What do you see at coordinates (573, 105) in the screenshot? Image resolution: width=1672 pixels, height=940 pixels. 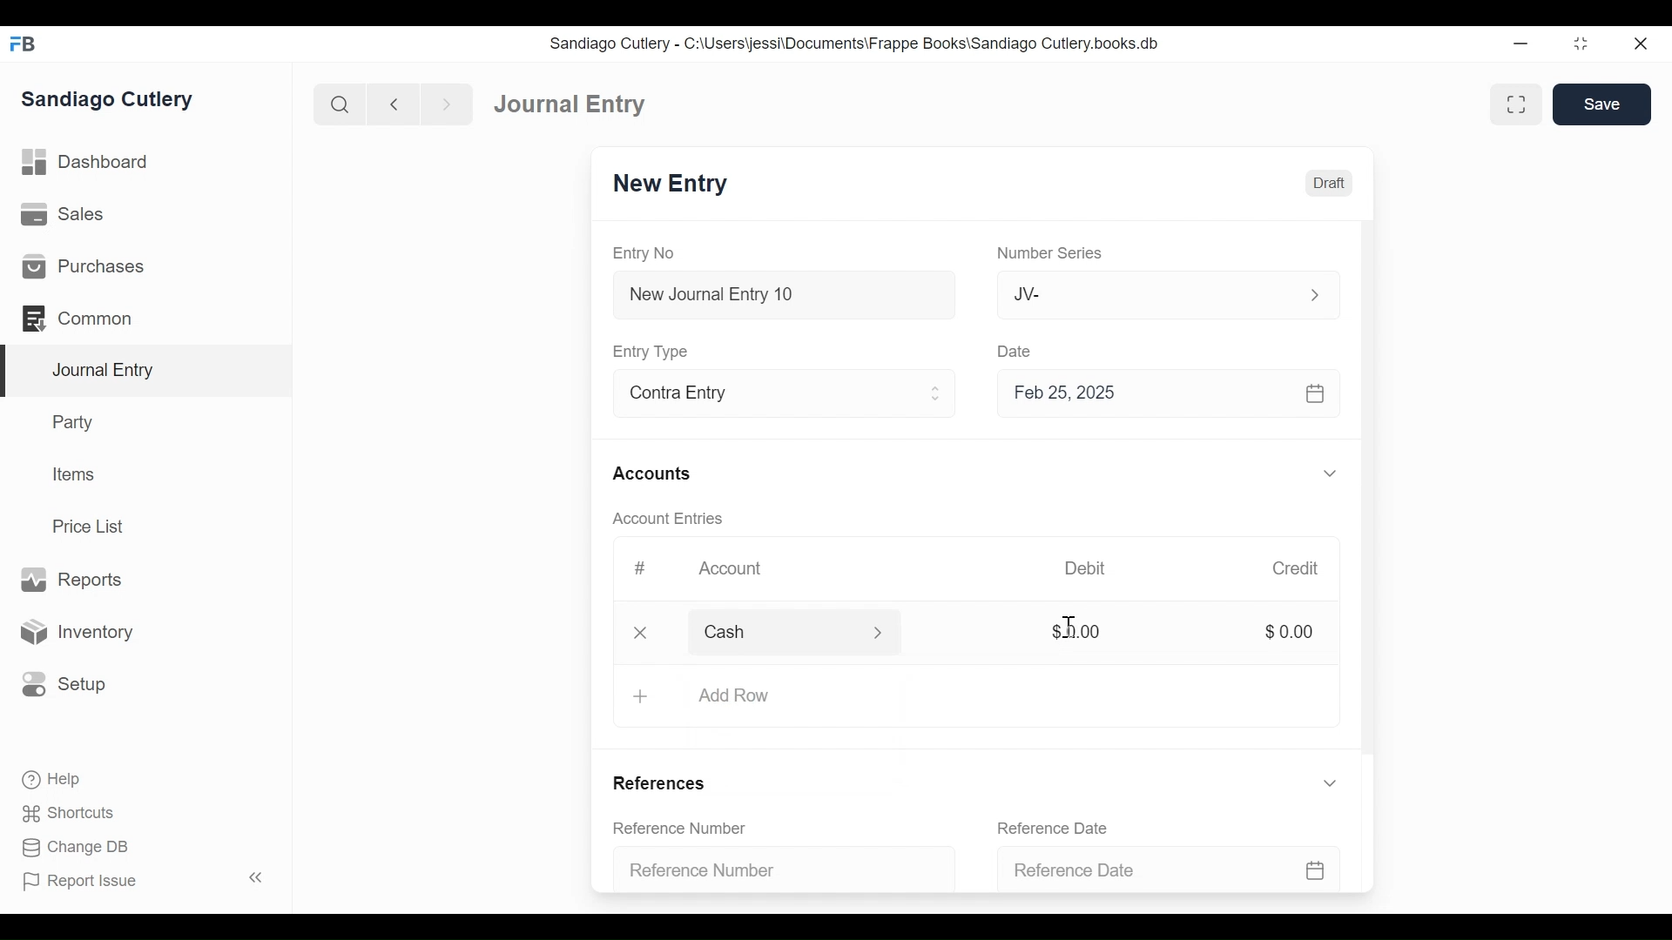 I see `Journal Entry` at bounding box center [573, 105].